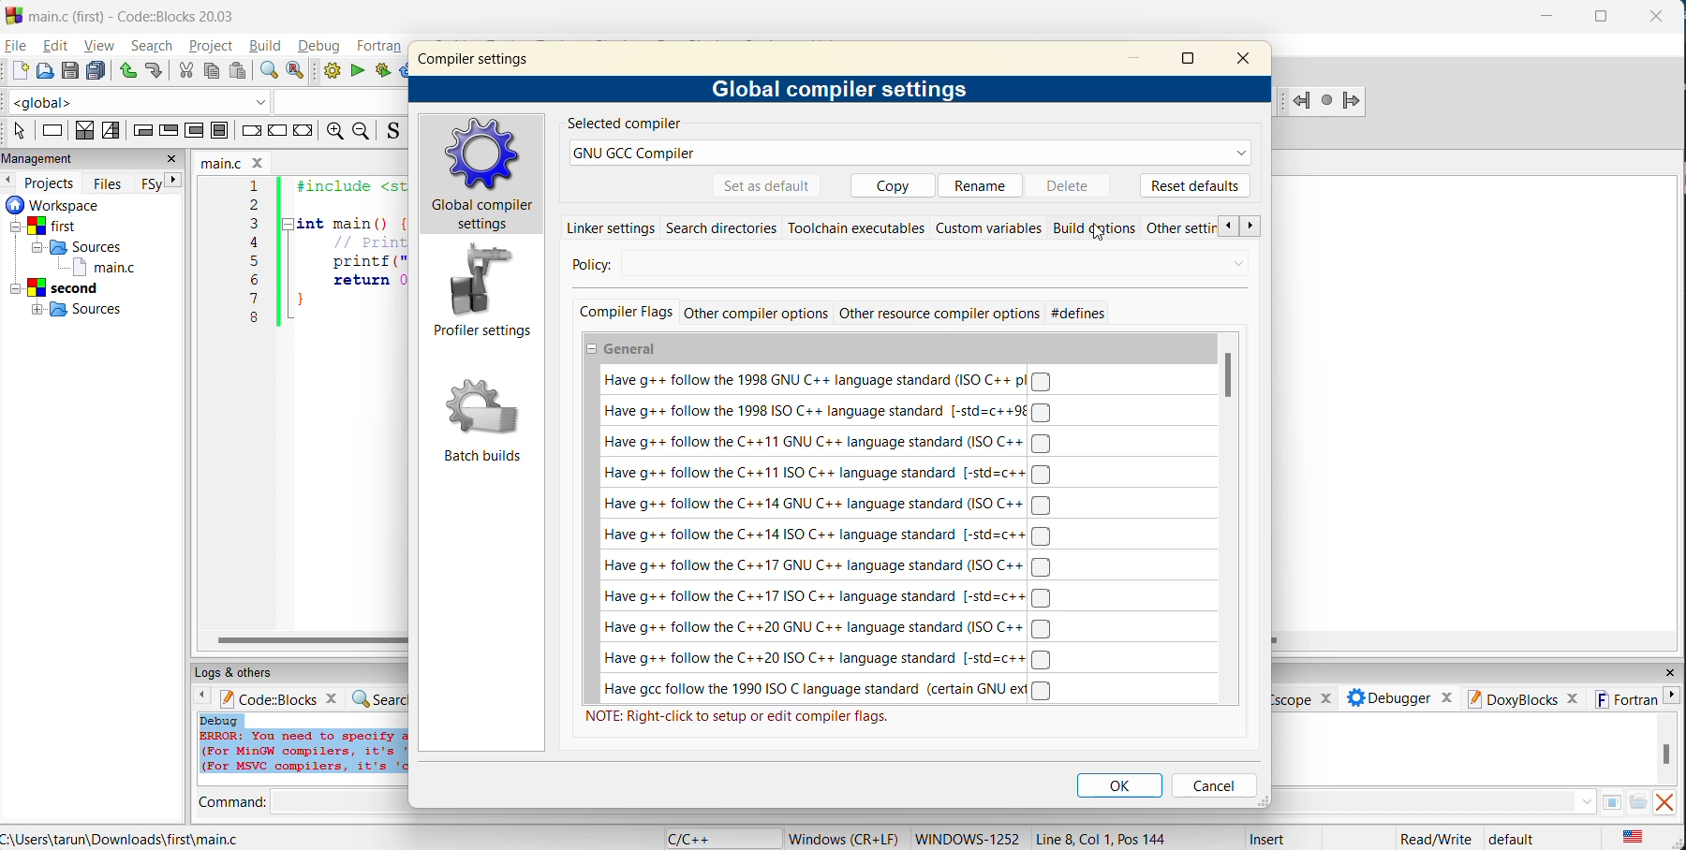 This screenshot has width=1686, height=850. I want to click on ok, so click(1120, 784).